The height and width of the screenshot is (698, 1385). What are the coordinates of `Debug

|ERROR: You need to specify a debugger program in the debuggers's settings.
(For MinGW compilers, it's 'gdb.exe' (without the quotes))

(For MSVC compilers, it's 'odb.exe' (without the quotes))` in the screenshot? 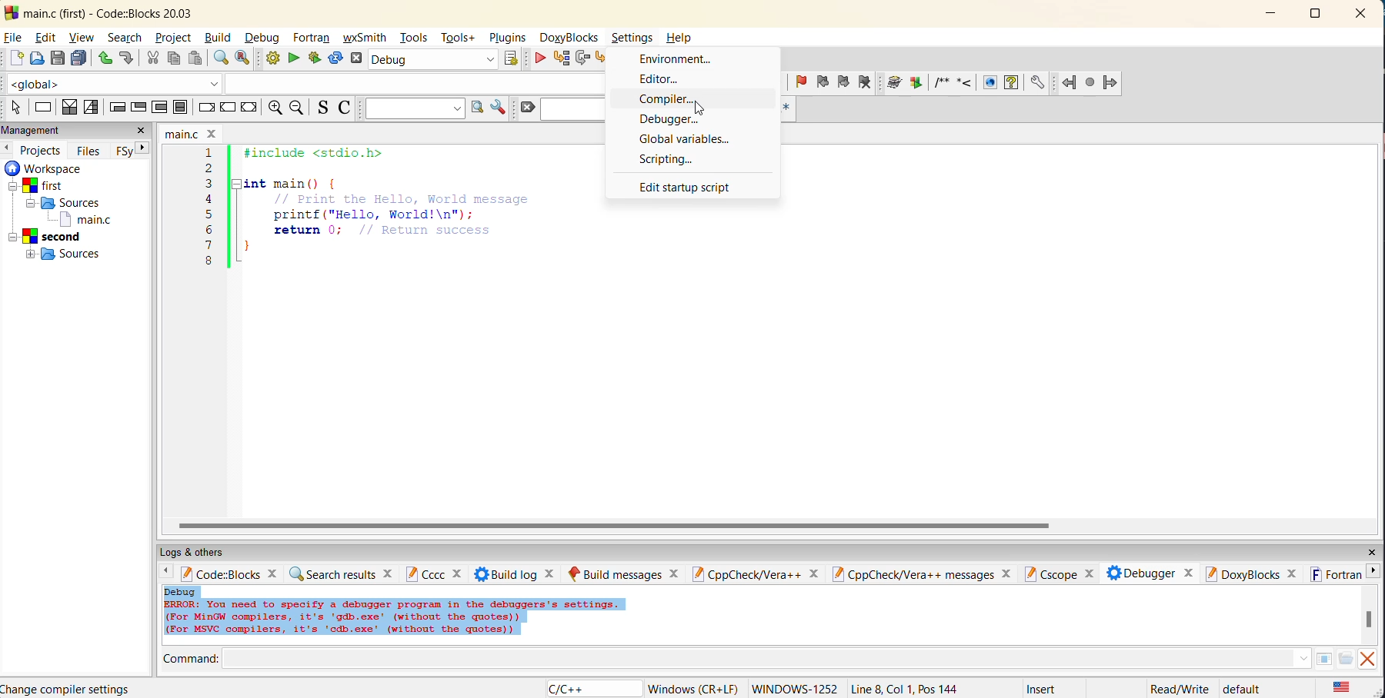 It's located at (394, 612).